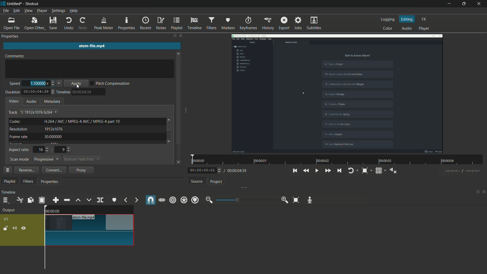 Image resolution: width=487 pixels, height=274 pixels. Describe the element at coordinates (5, 200) in the screenshot. I see `timeline menu` at that location.